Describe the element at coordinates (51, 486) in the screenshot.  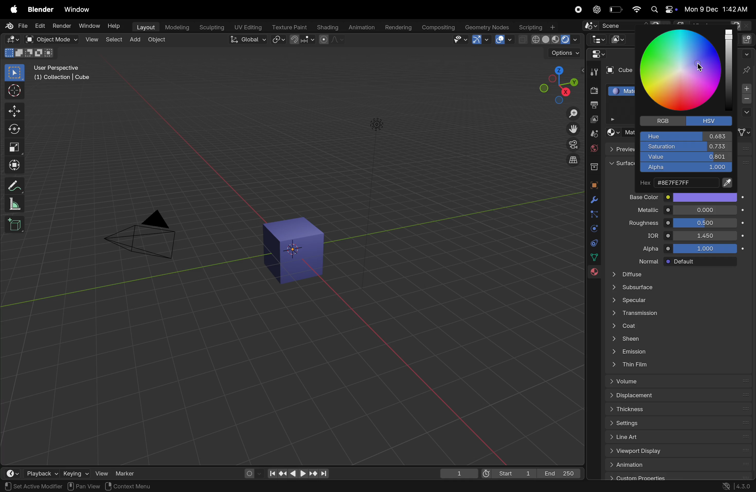
I see `modifier` at that location.